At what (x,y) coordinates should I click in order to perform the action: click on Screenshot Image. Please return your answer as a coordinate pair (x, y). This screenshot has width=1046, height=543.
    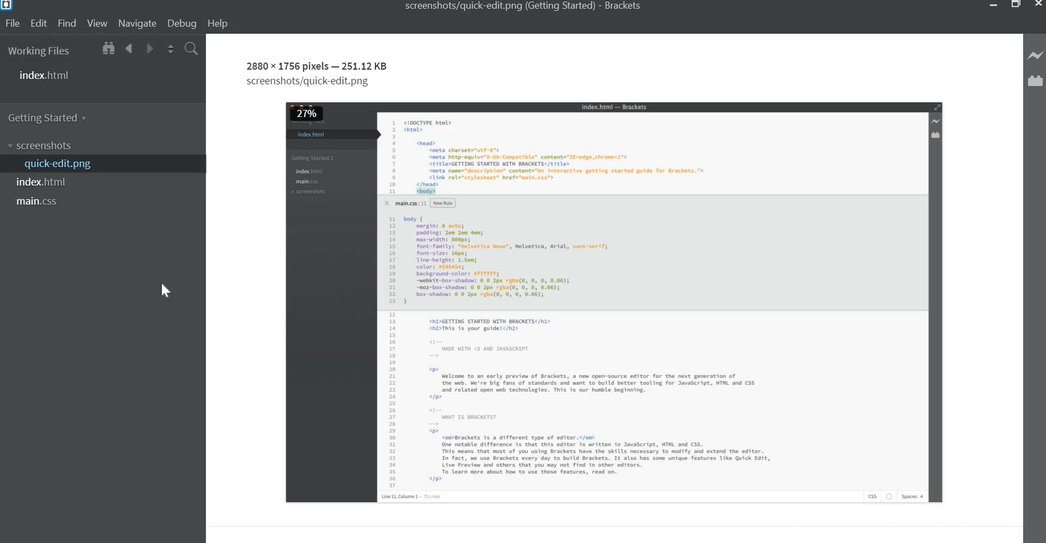
    Looking at the image, I should click on (615, 302).